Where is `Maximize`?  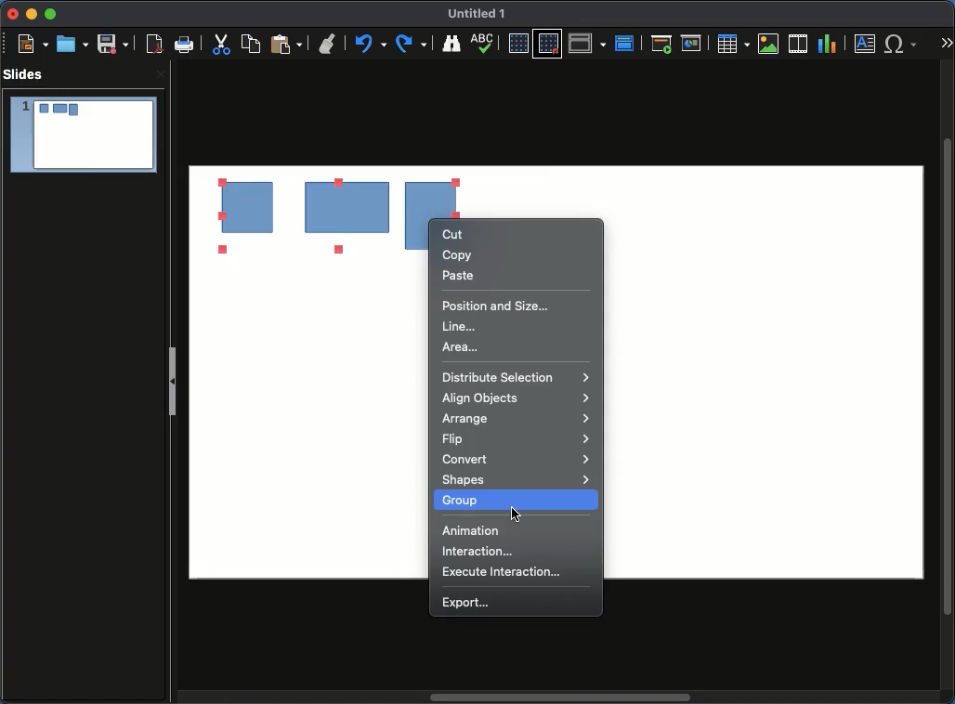
Maximize is located at coordinates (49, 14).